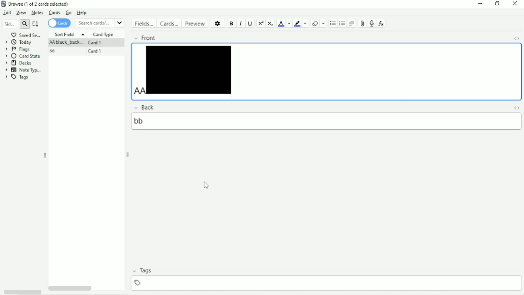 This screenshot has height=295, width=524. What do you see at coordinates (19, 49) in the screenshot?
I see `Flags` at bounding box center [19, 49].